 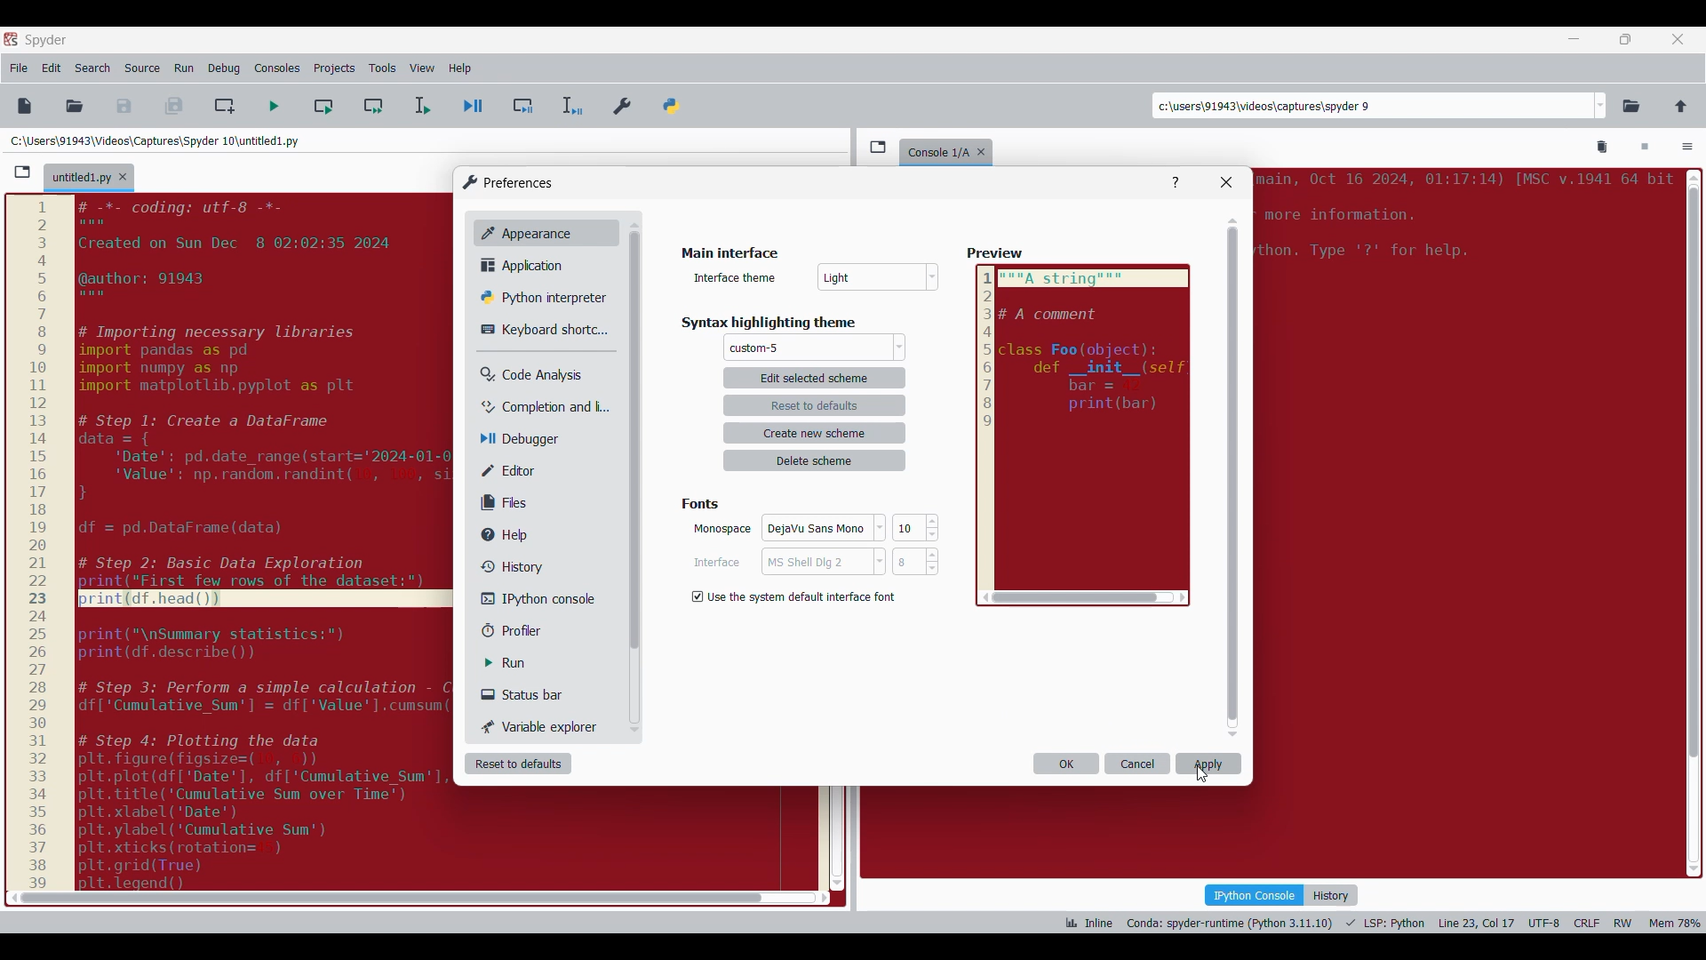 I want to click on Enter locations, so click(x=1372, y=106).